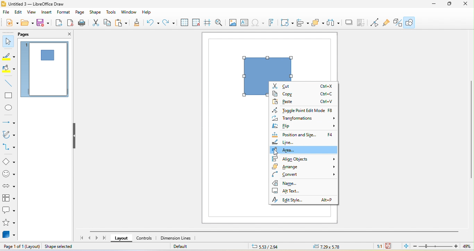 This screenshot has width=474, height=251. What do you see at coordinates (27, 35) in the screenshot?
I see `pages` at bounding box center [27, 35].